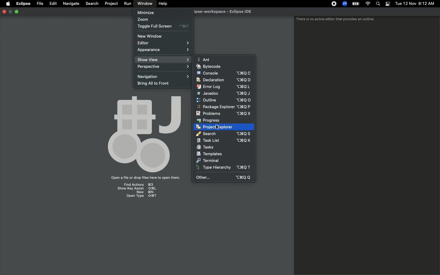 The image size is (440, 275). Describe the element at coordinates (335, 20) in the screenshot. I see `There is no active editor that provides an outline` at that location.